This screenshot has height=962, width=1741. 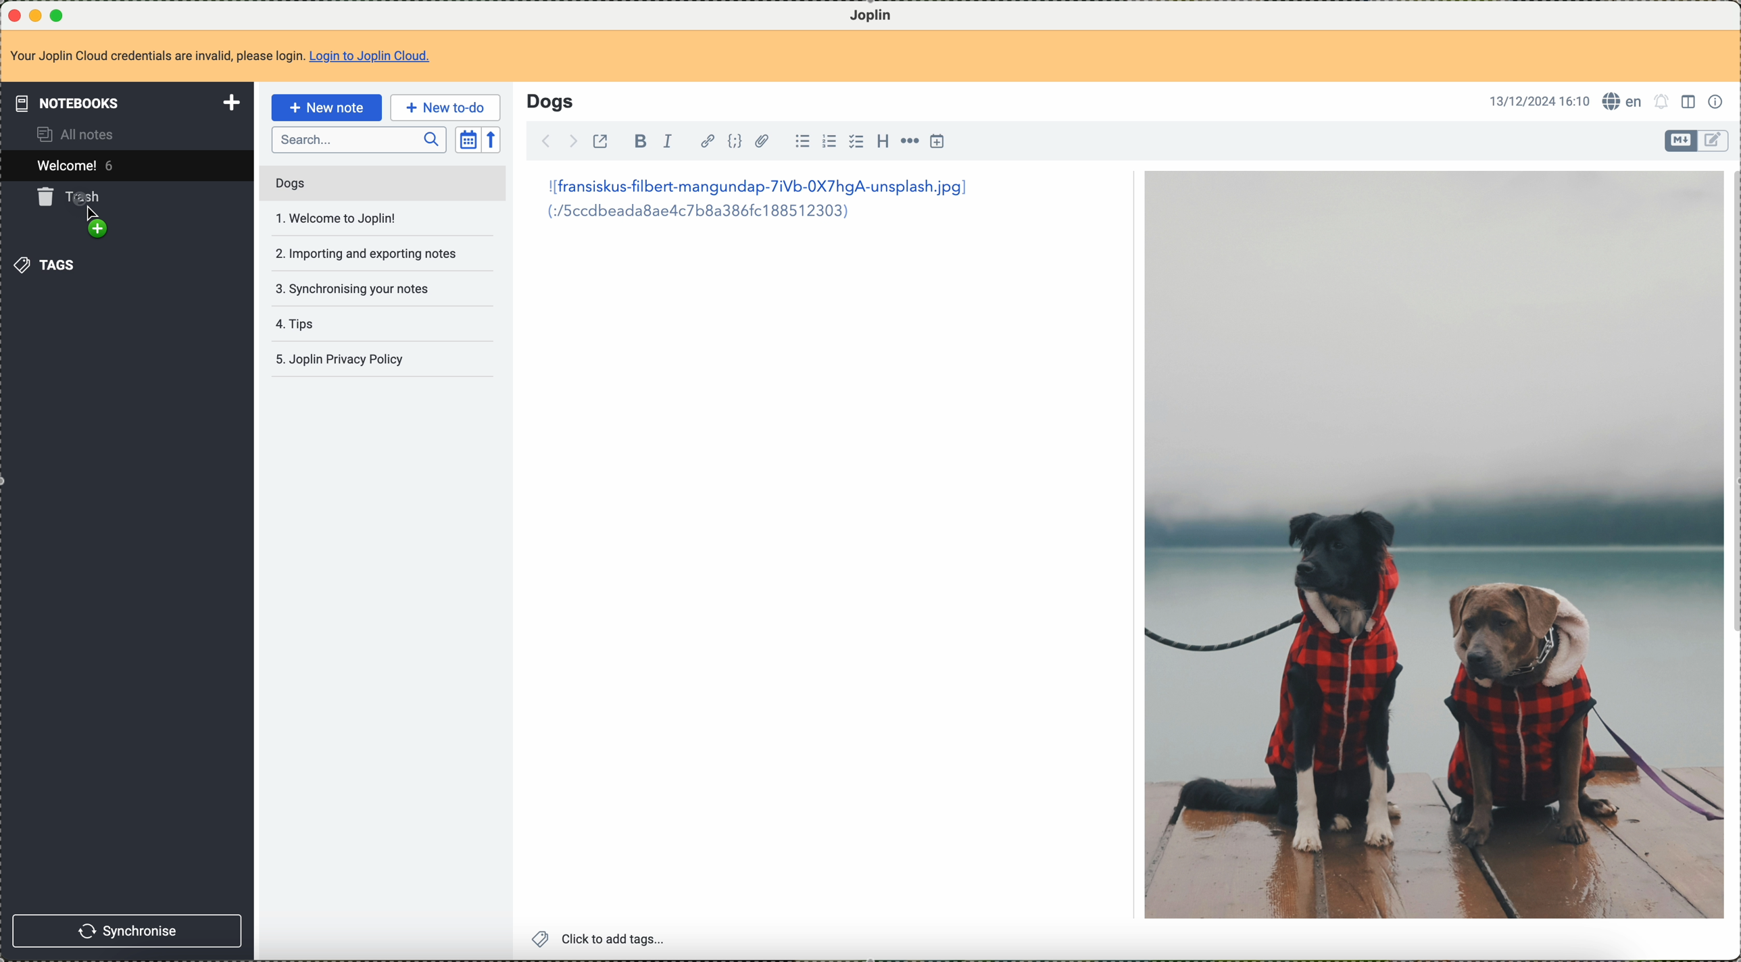 What do you see at coordinates (127, 932) in the screenshot?
I see `synchronise` at bounding box center [127, 932].